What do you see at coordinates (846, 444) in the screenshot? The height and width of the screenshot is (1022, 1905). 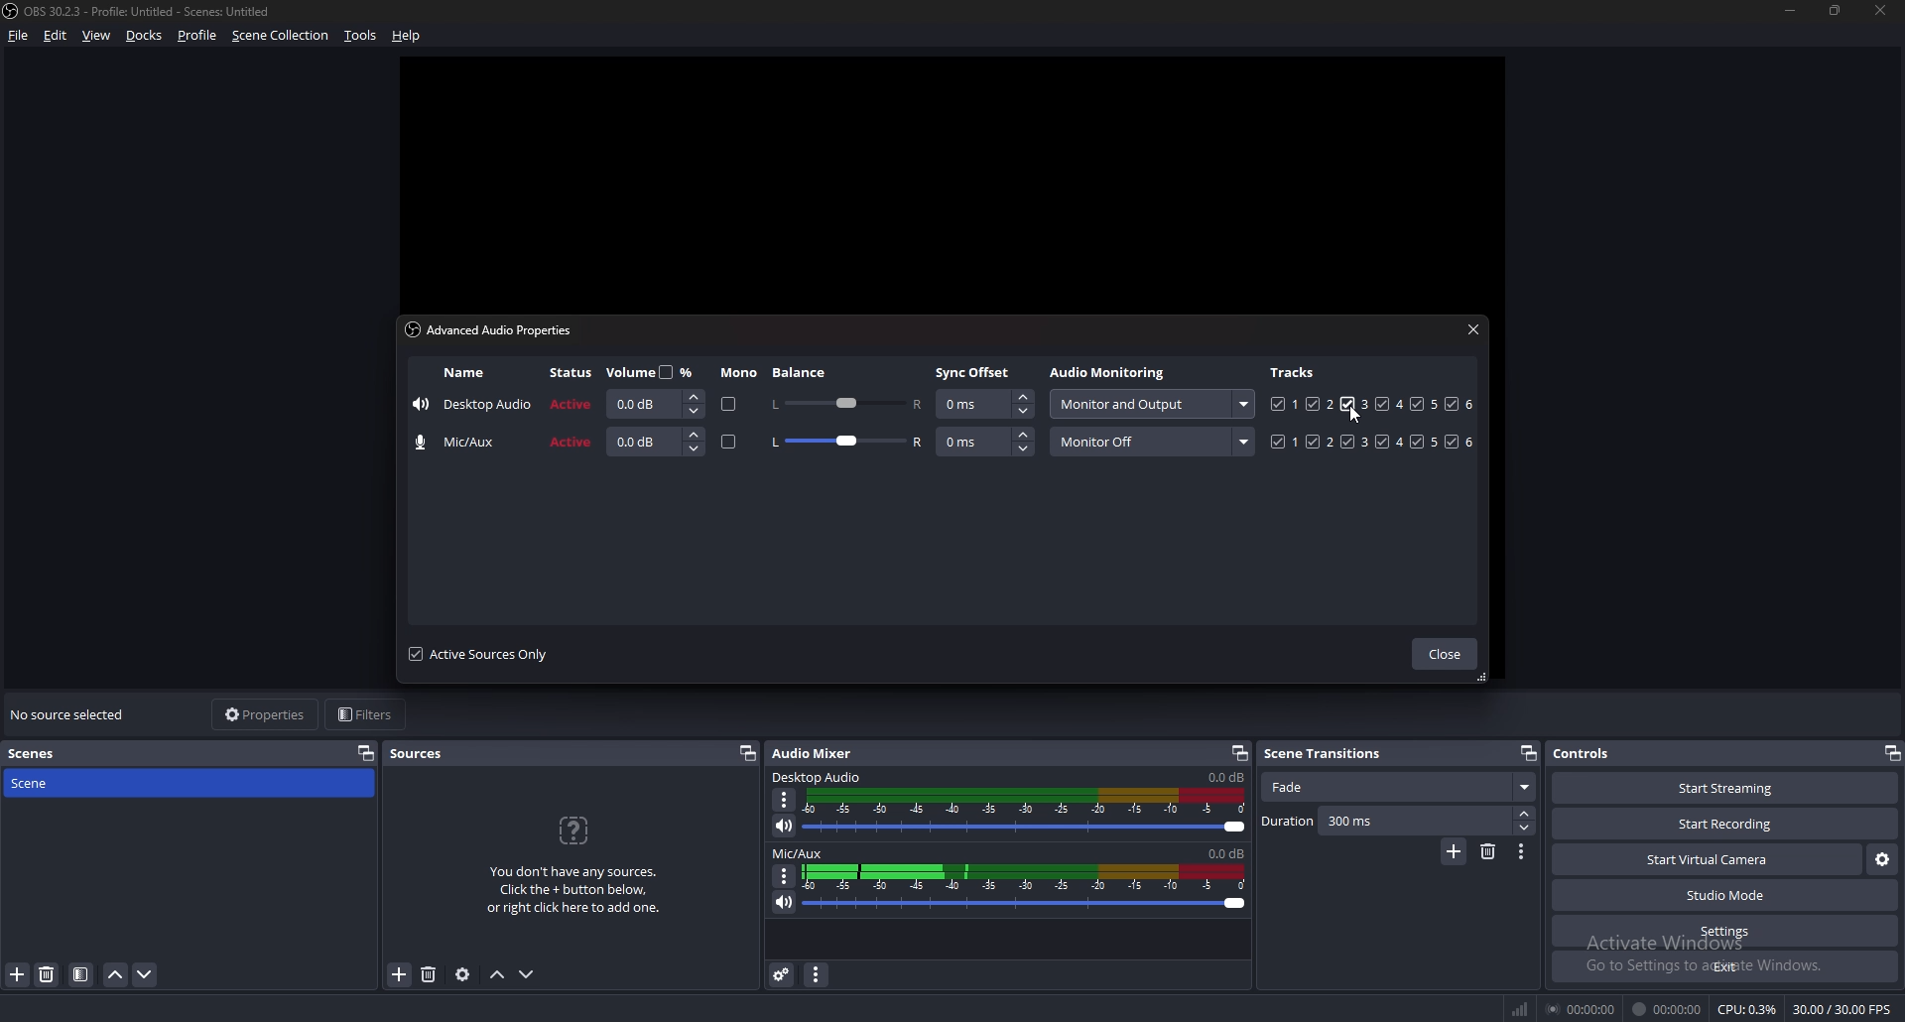 I see `balance adjust` at bounding box center [846, 444].